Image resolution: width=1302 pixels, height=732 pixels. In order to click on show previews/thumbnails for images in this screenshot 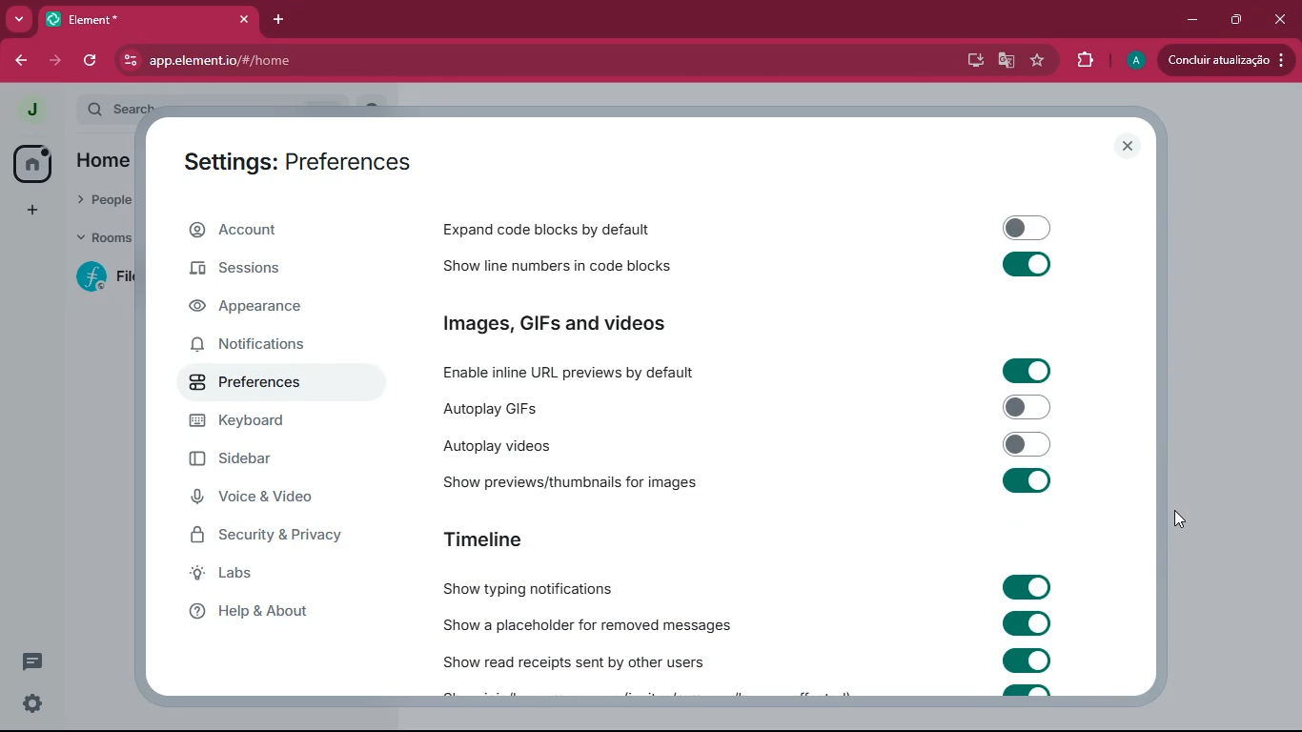, I will do `click(577, 482)`.